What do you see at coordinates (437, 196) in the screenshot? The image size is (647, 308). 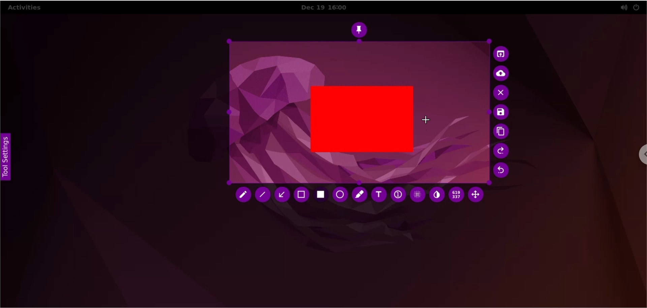 I see `inverter` at bounding box center [437, 196].